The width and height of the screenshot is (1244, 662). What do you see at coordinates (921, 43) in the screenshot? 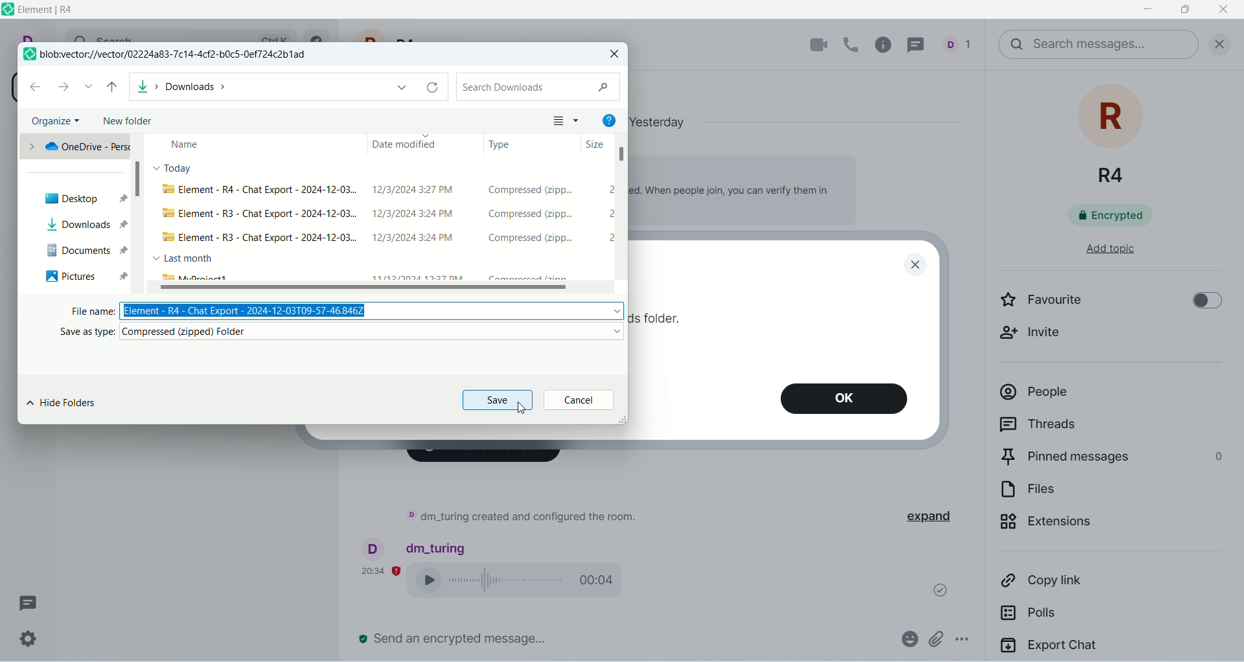
I see `threads` at bounding box center [921, 43].